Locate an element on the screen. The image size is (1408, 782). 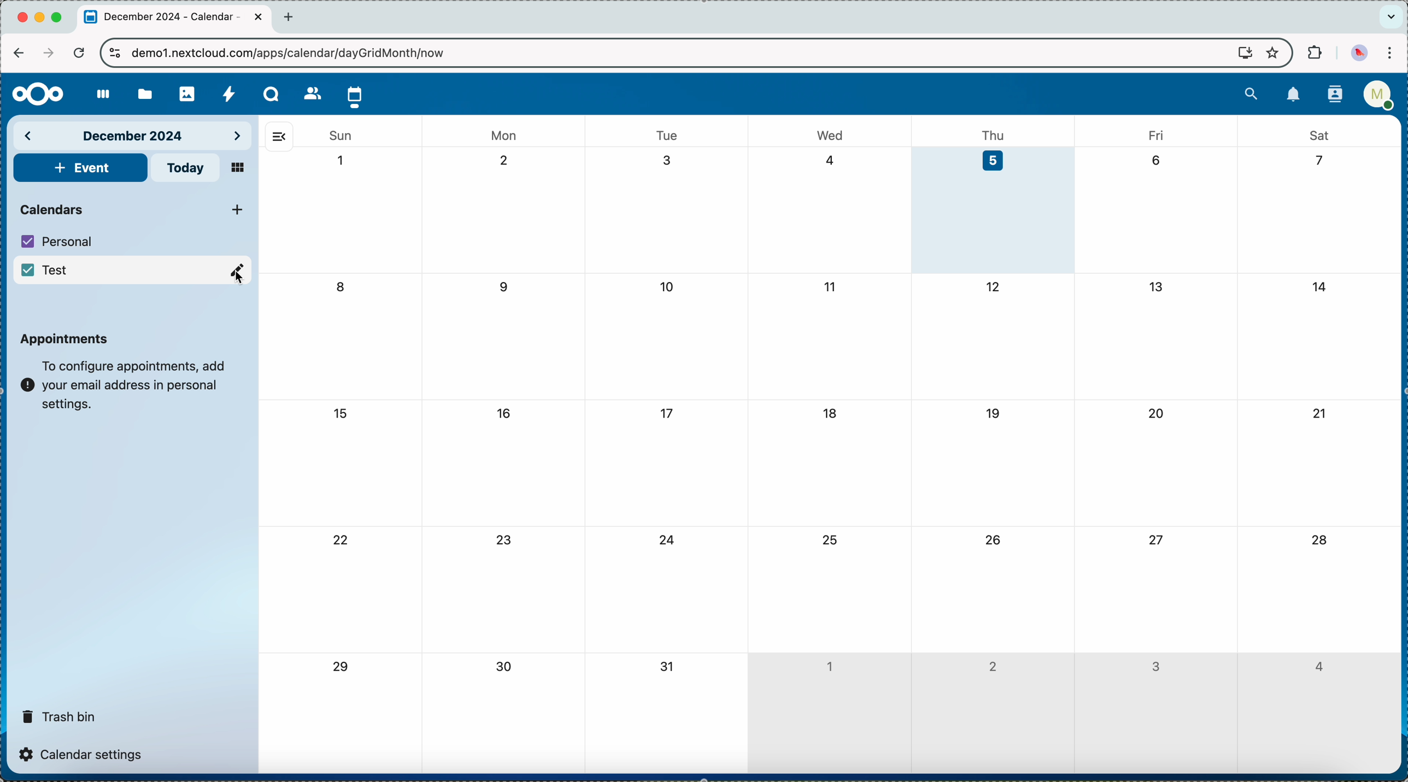
24 is located at coordinates (668, 541).